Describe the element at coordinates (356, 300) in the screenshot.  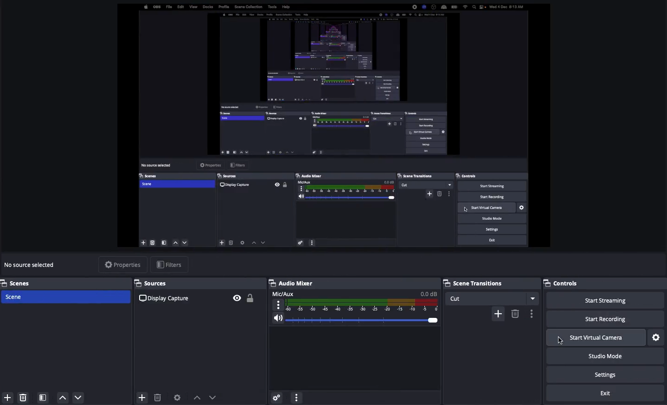
I see `Mic aux` at that location.